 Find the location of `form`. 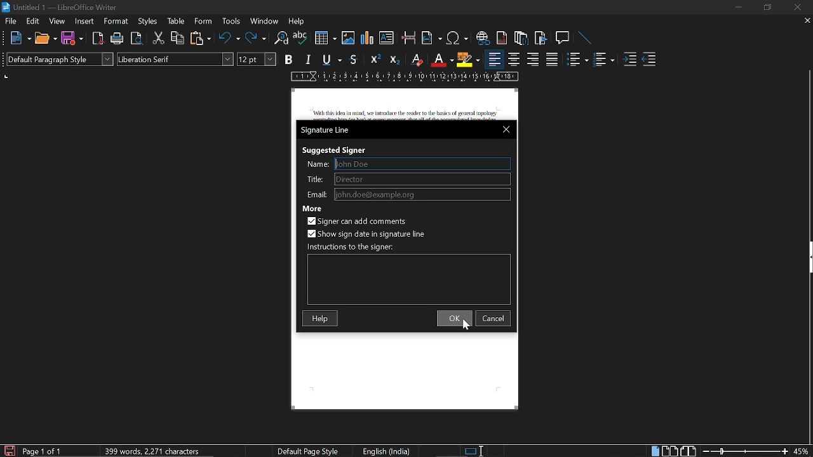

form is located at coordinates (205, 22).